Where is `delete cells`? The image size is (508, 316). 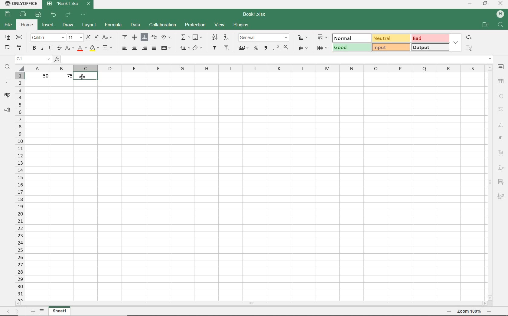
delete cells is located at coordinates (302, 47).